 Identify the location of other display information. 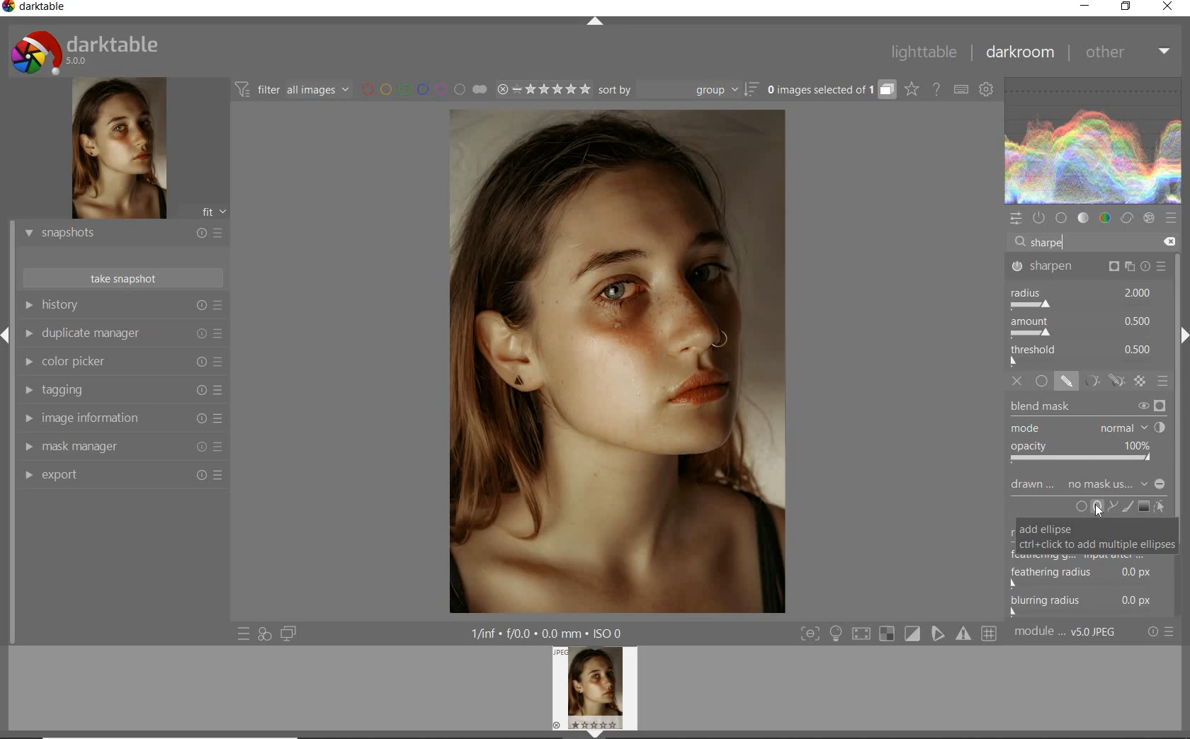
(550, 634).